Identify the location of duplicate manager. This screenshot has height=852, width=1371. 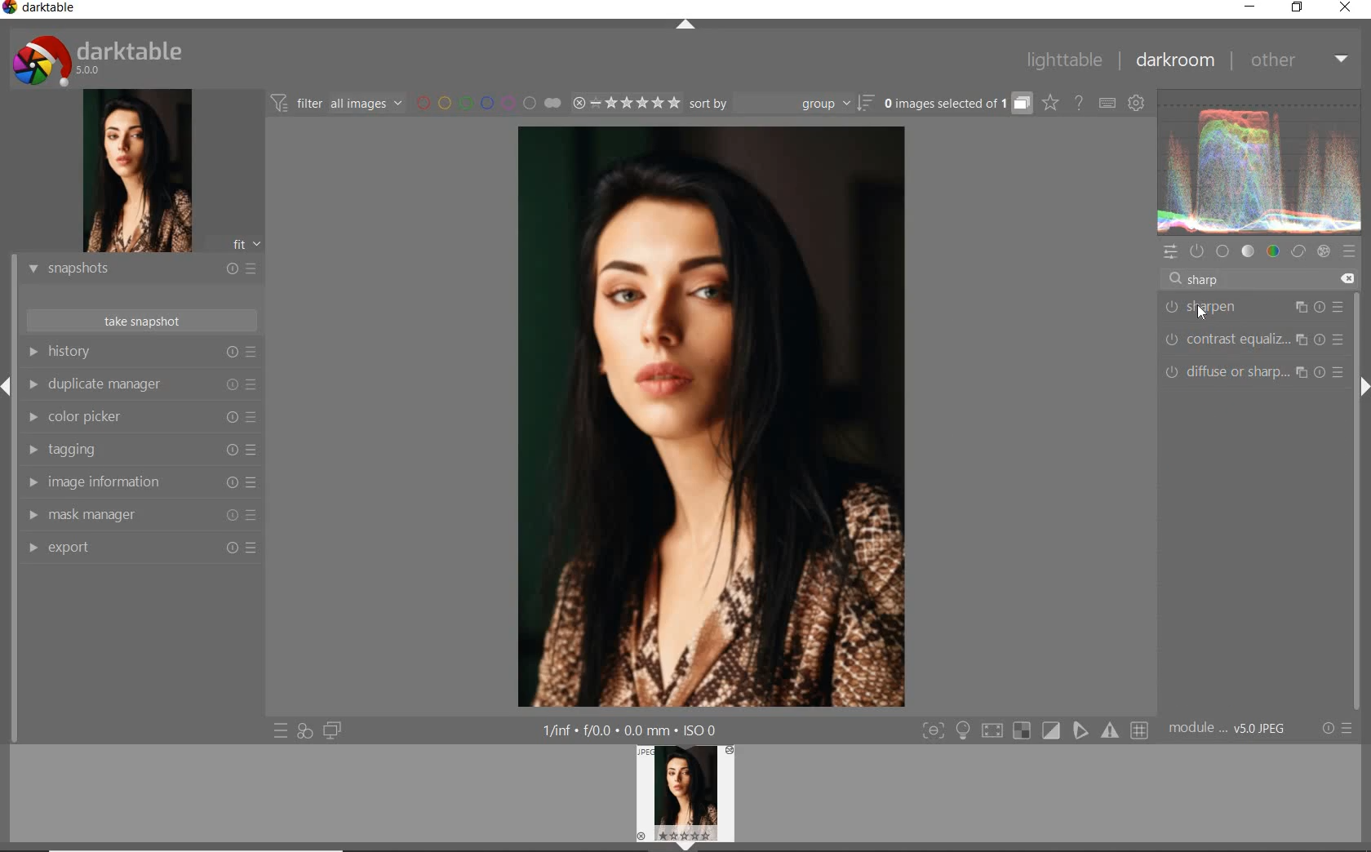
(141, 383).